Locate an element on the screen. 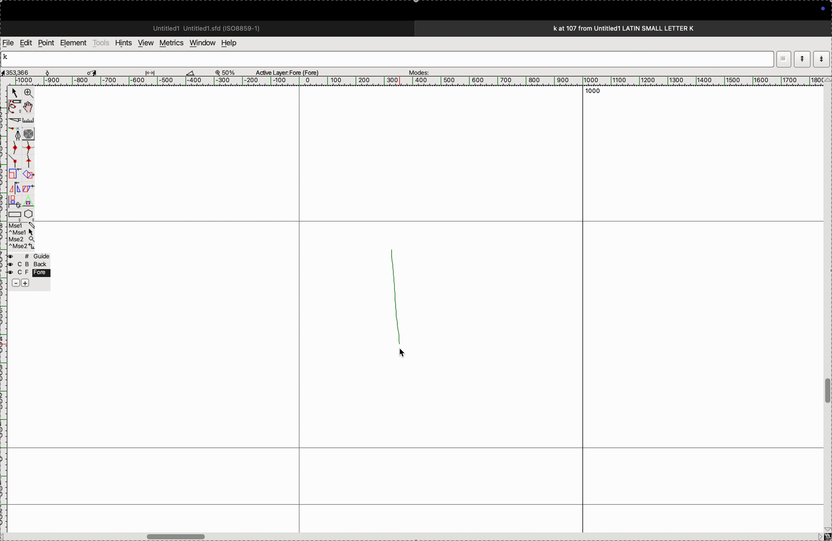 The height and width of the screenshot is (541, 832). Guide is located at coordinates (30, 270).